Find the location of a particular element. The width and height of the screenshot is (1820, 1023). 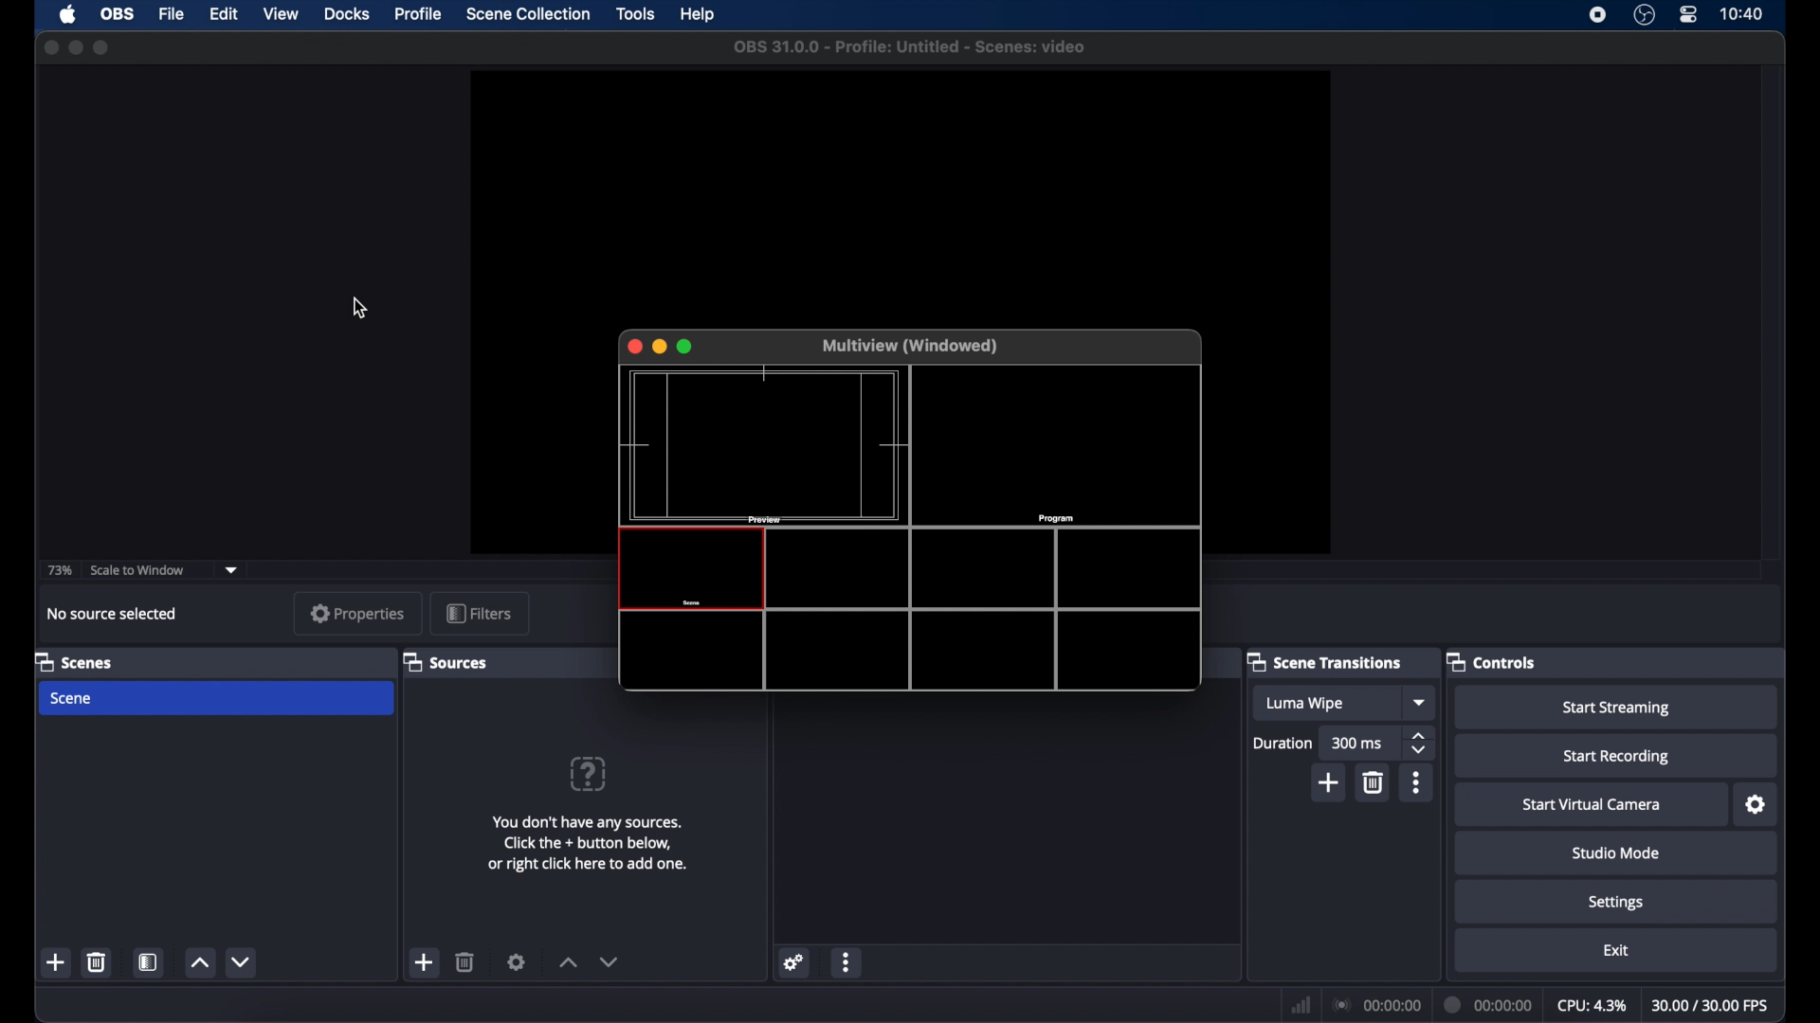

settings is located at coordinates (795, 962).